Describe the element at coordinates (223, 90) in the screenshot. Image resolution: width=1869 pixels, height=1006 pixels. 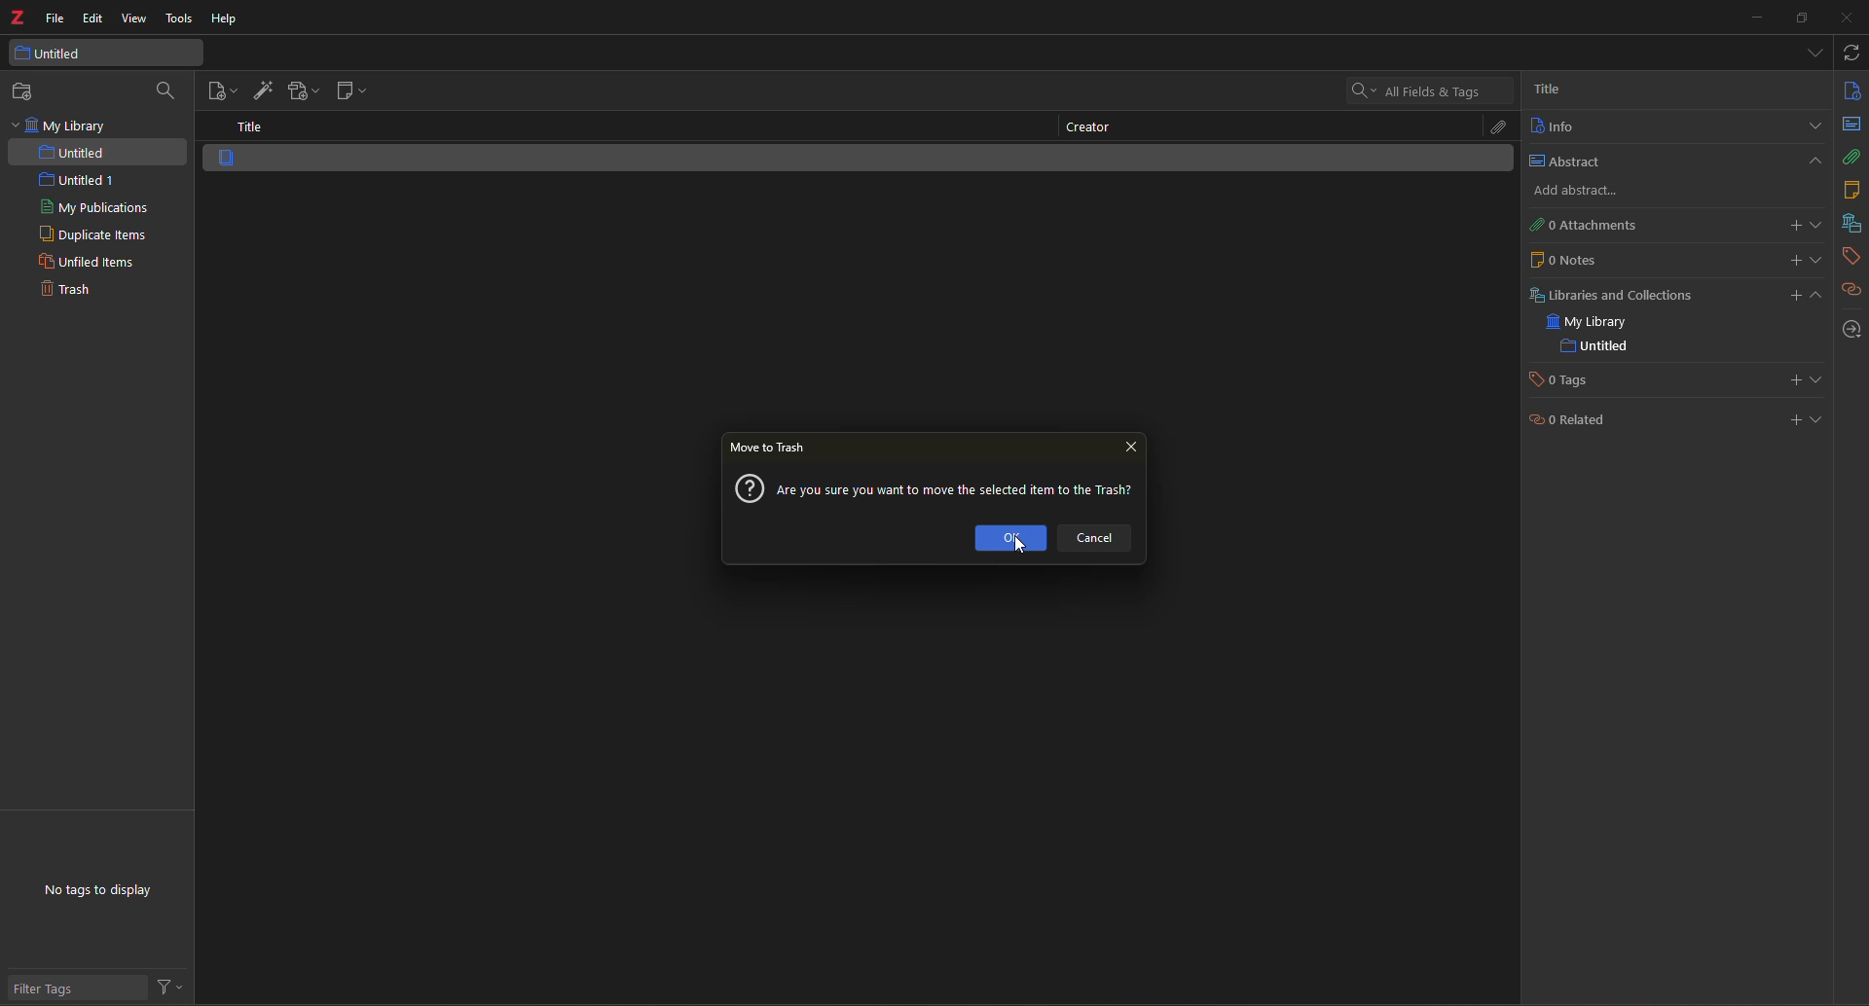
I see `new item` at that location.